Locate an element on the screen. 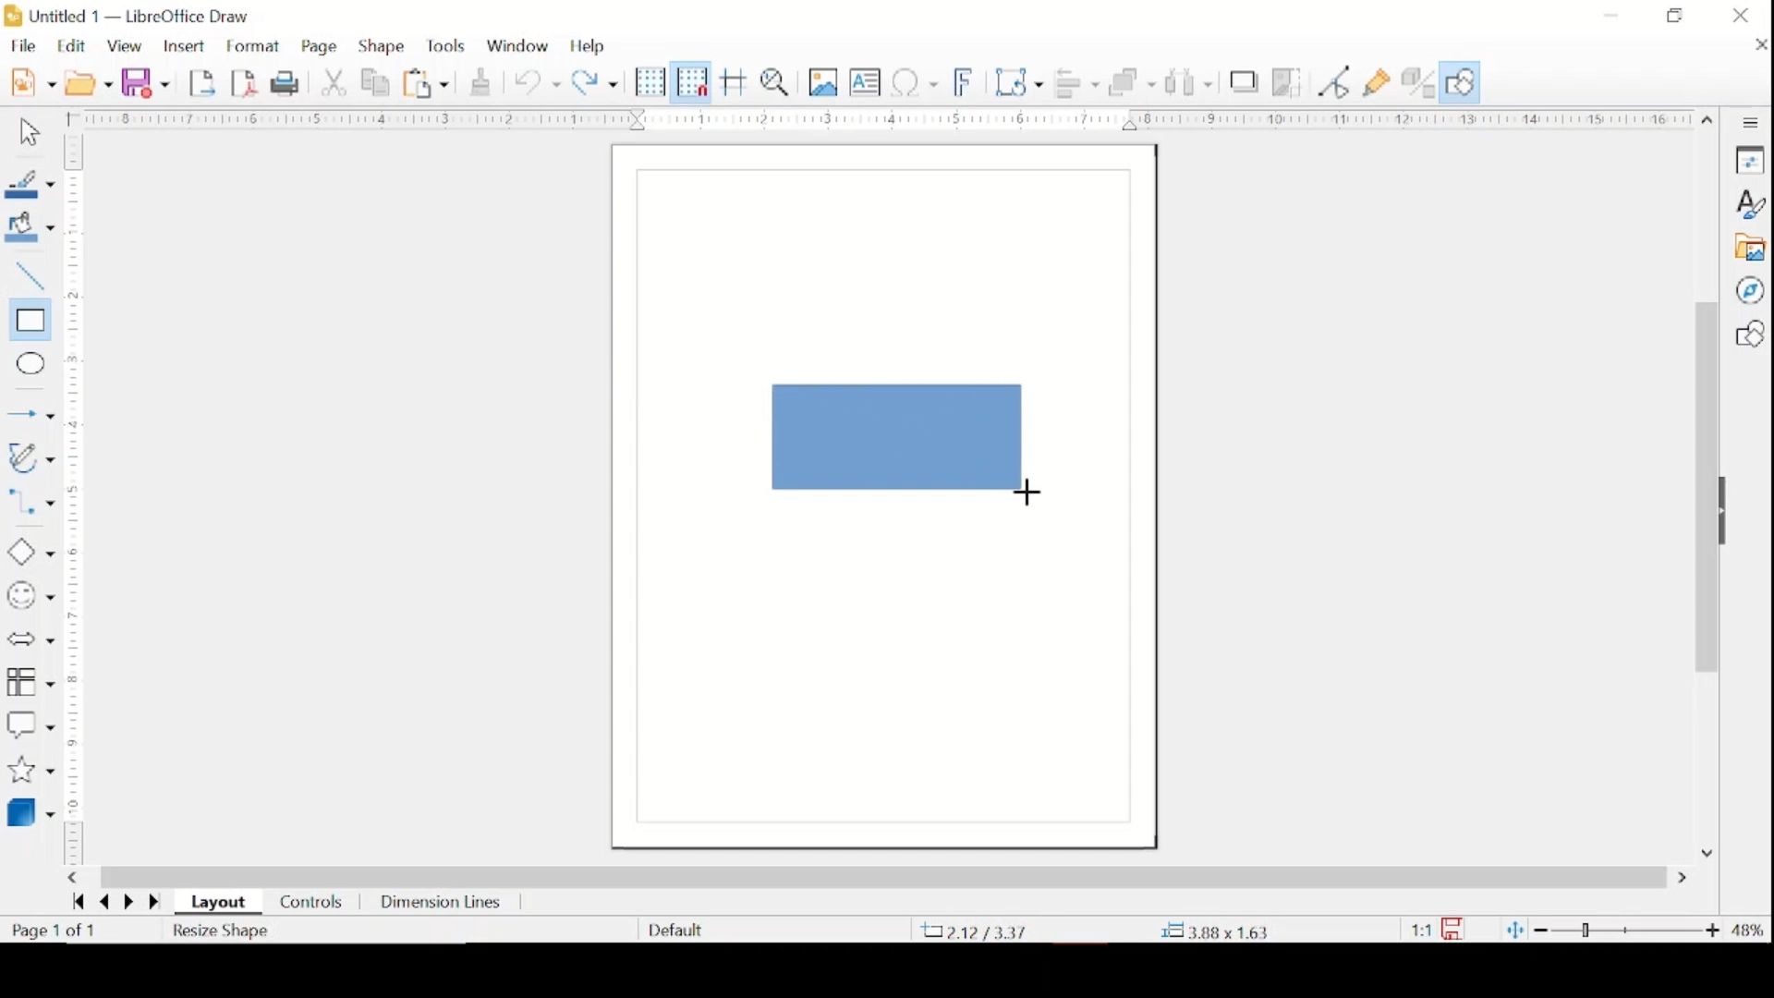 The image size is (1774, 998). file is located at coordinates (23, 45).